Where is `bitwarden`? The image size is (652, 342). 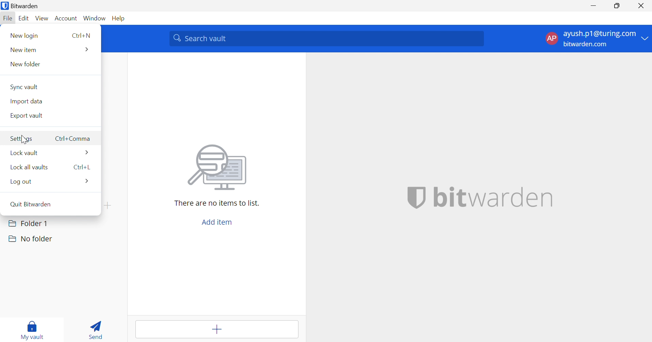 bitwarden is located at coordinates (477, 198).